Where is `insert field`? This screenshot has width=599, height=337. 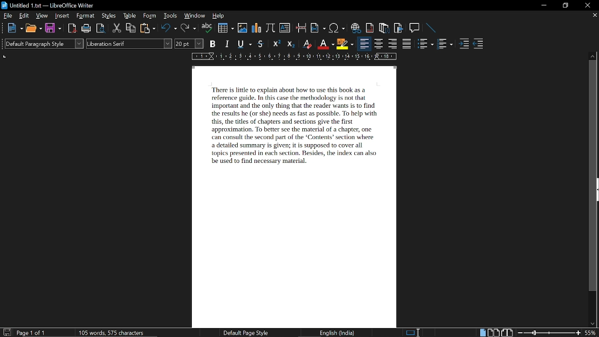 insert field is located at coordinates (318, 28).